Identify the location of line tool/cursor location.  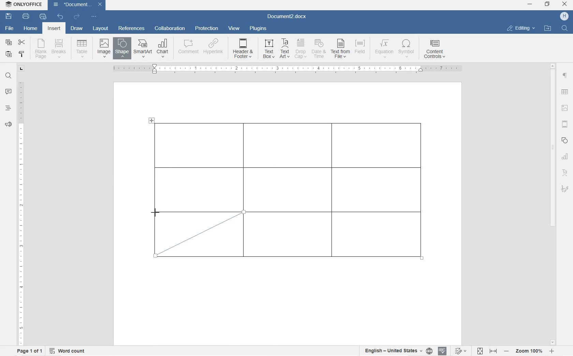
(156, 212).